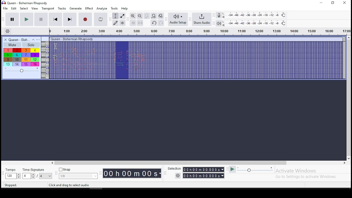  Describe the element at coordinates (219, 15) in the screenshot. I see `recording level` at that location.